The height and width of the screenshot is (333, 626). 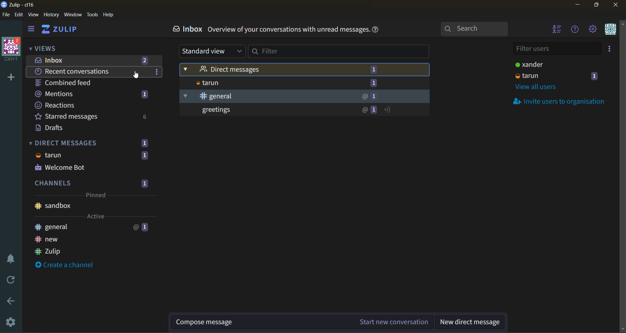 What do you see at coordinates (211, 51) in the screenshot?
I see `standard view` at bounding box center [211, 51].